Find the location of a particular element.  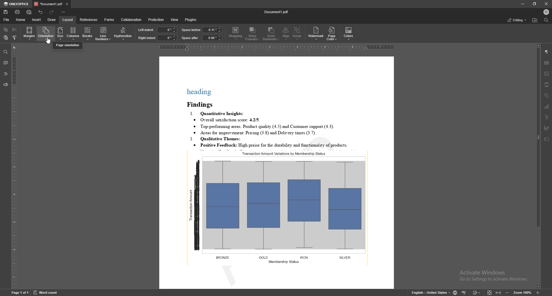

locate file is located at coordinates (535, 20).